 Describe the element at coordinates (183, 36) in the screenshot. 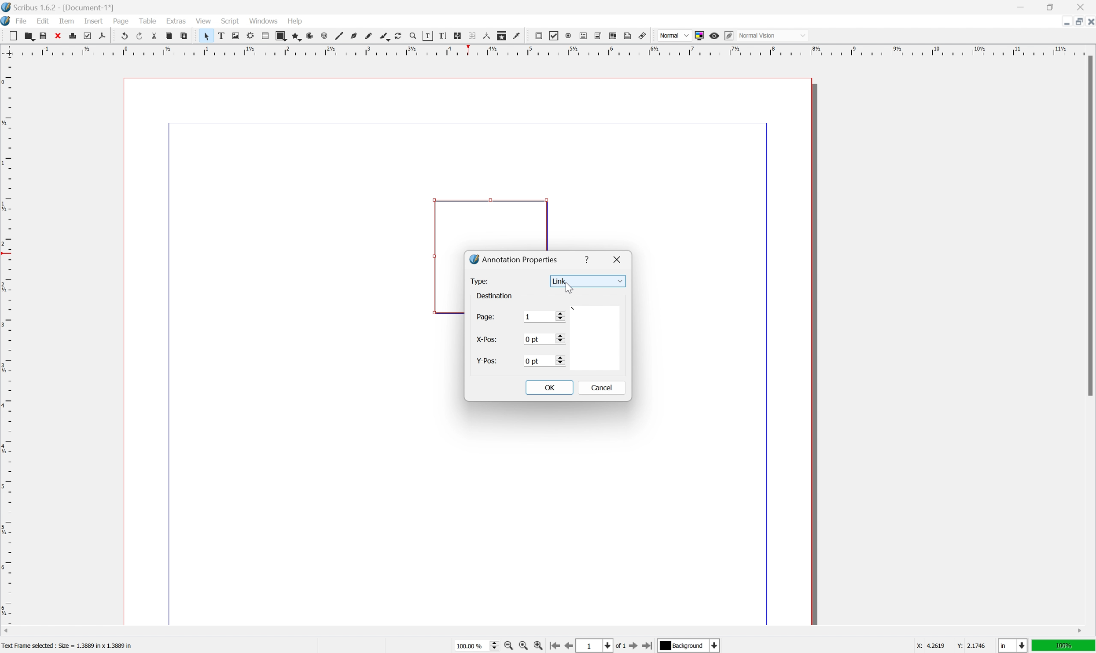

I see `paste` at that location.